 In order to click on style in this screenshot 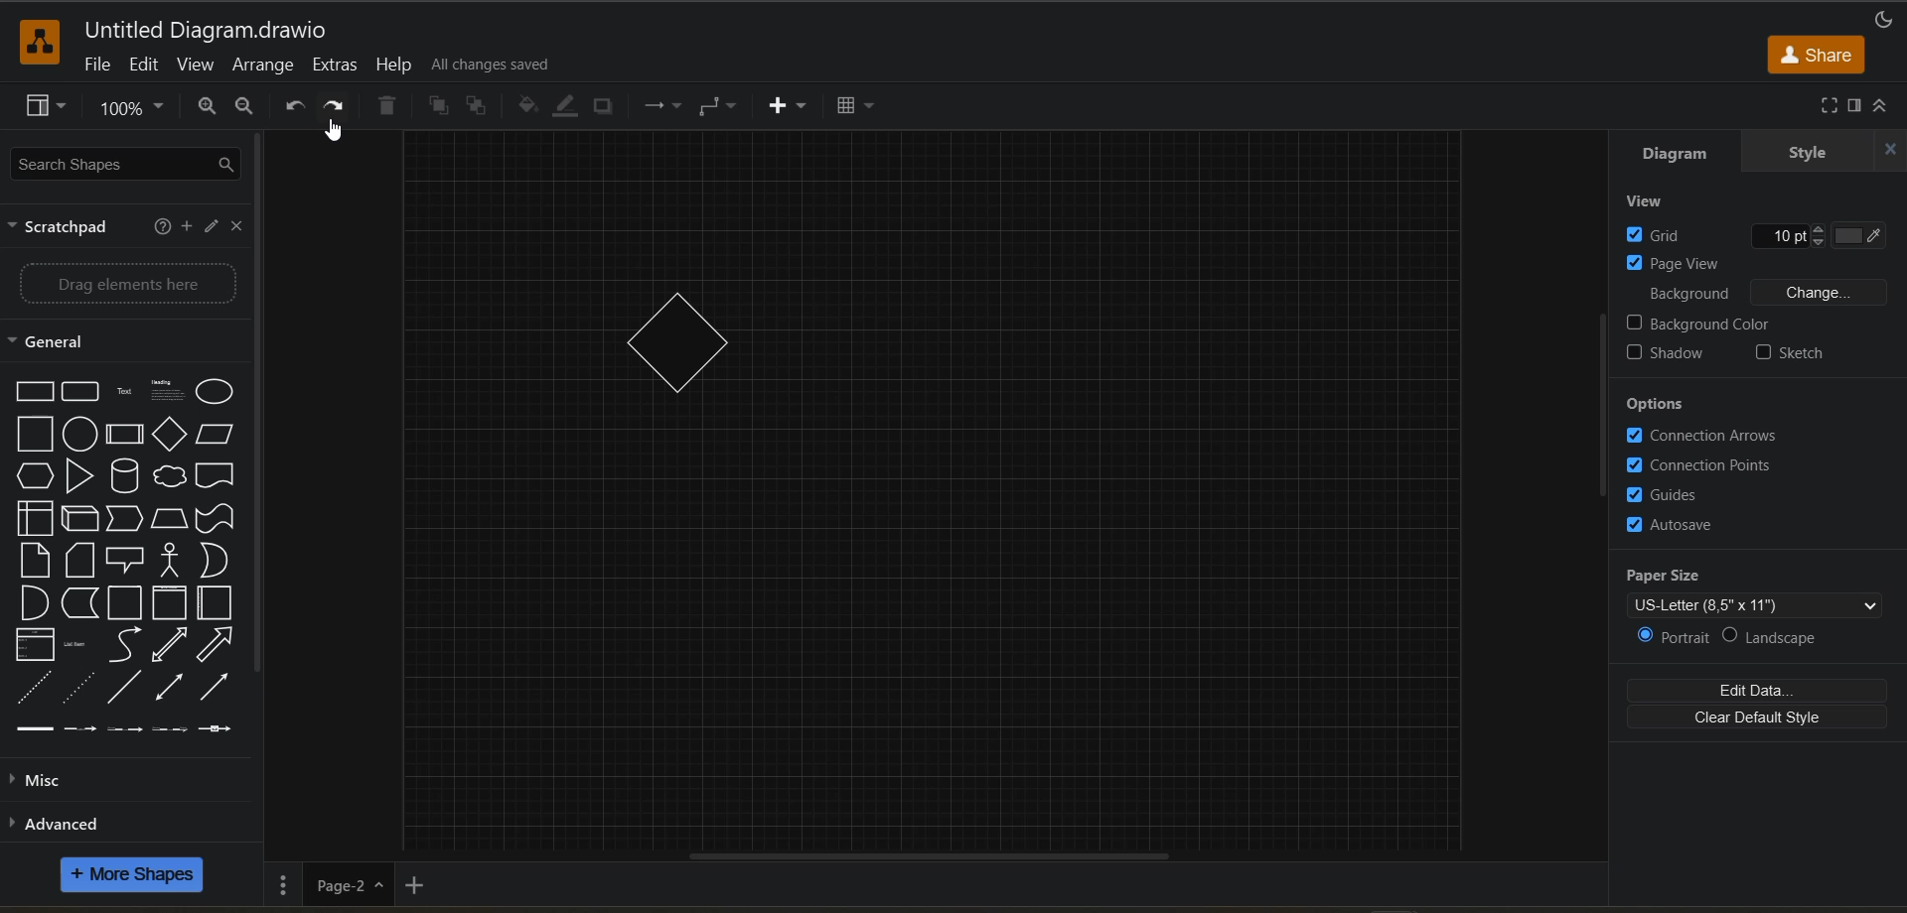, I will do `click(1812, 154)`.